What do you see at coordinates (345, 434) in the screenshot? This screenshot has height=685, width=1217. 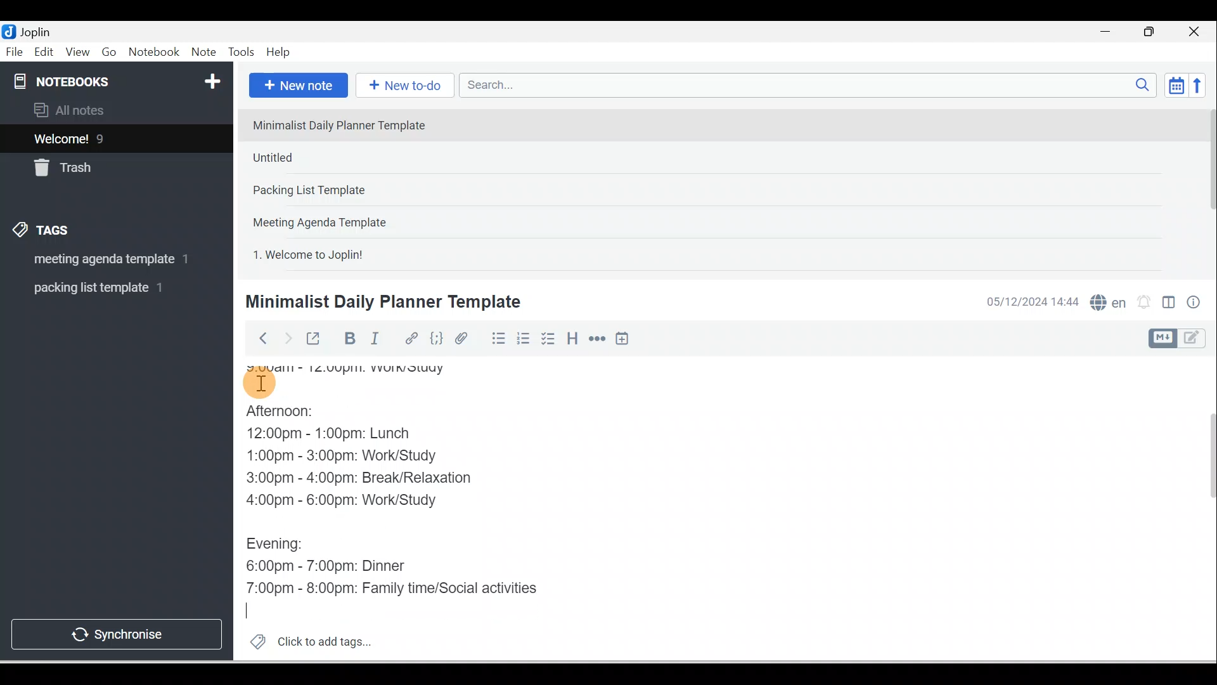 I see `12:00pm - 1:00pm: Lunch` at bounding box center [345, 434].